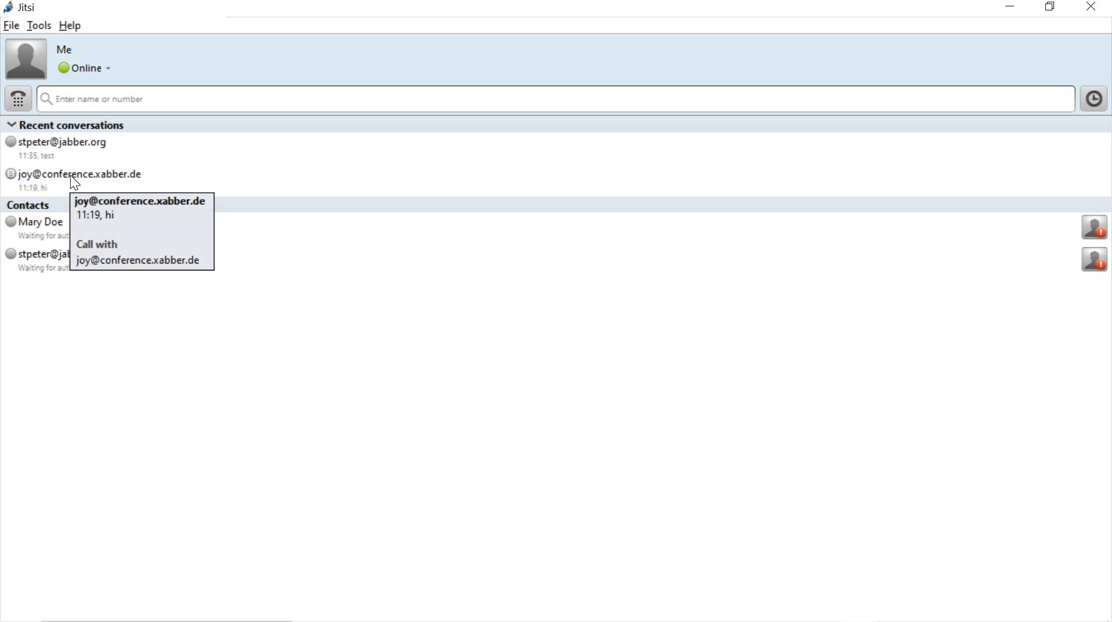 The width and height of the screenshot is (1112, 622). What do you see at coordinates (70, 149) in the screenshot?
I see `stpeter@jabber.org 11:35 test` at bounding box center [70, 149].